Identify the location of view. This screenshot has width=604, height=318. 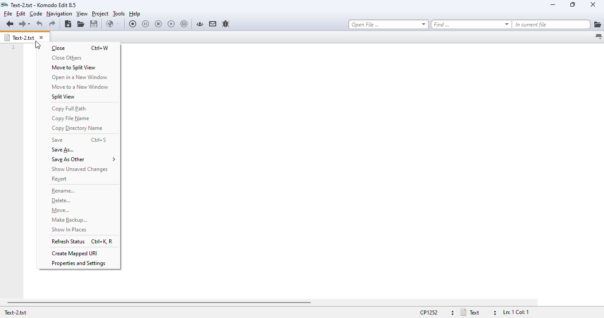
(81, 14).